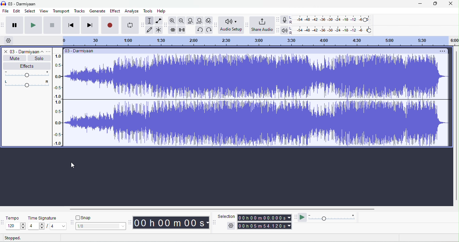  What do you see at coordinates (44, 11) in the screenshot?
I see `view` at bounding box center [44, 11].